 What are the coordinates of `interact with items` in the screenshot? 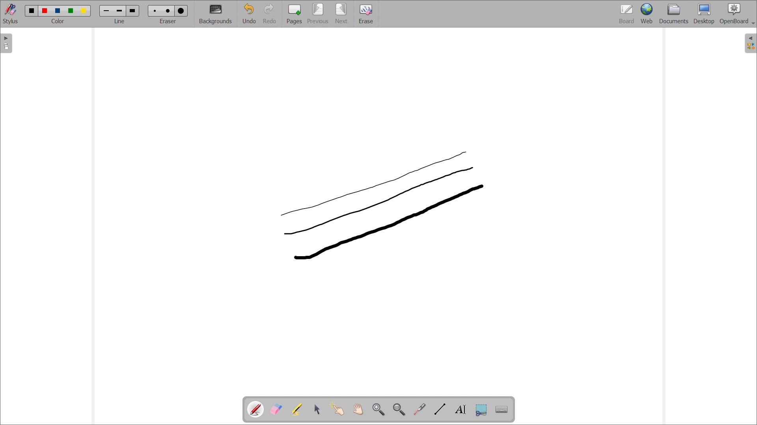 It's located at (338, 409).